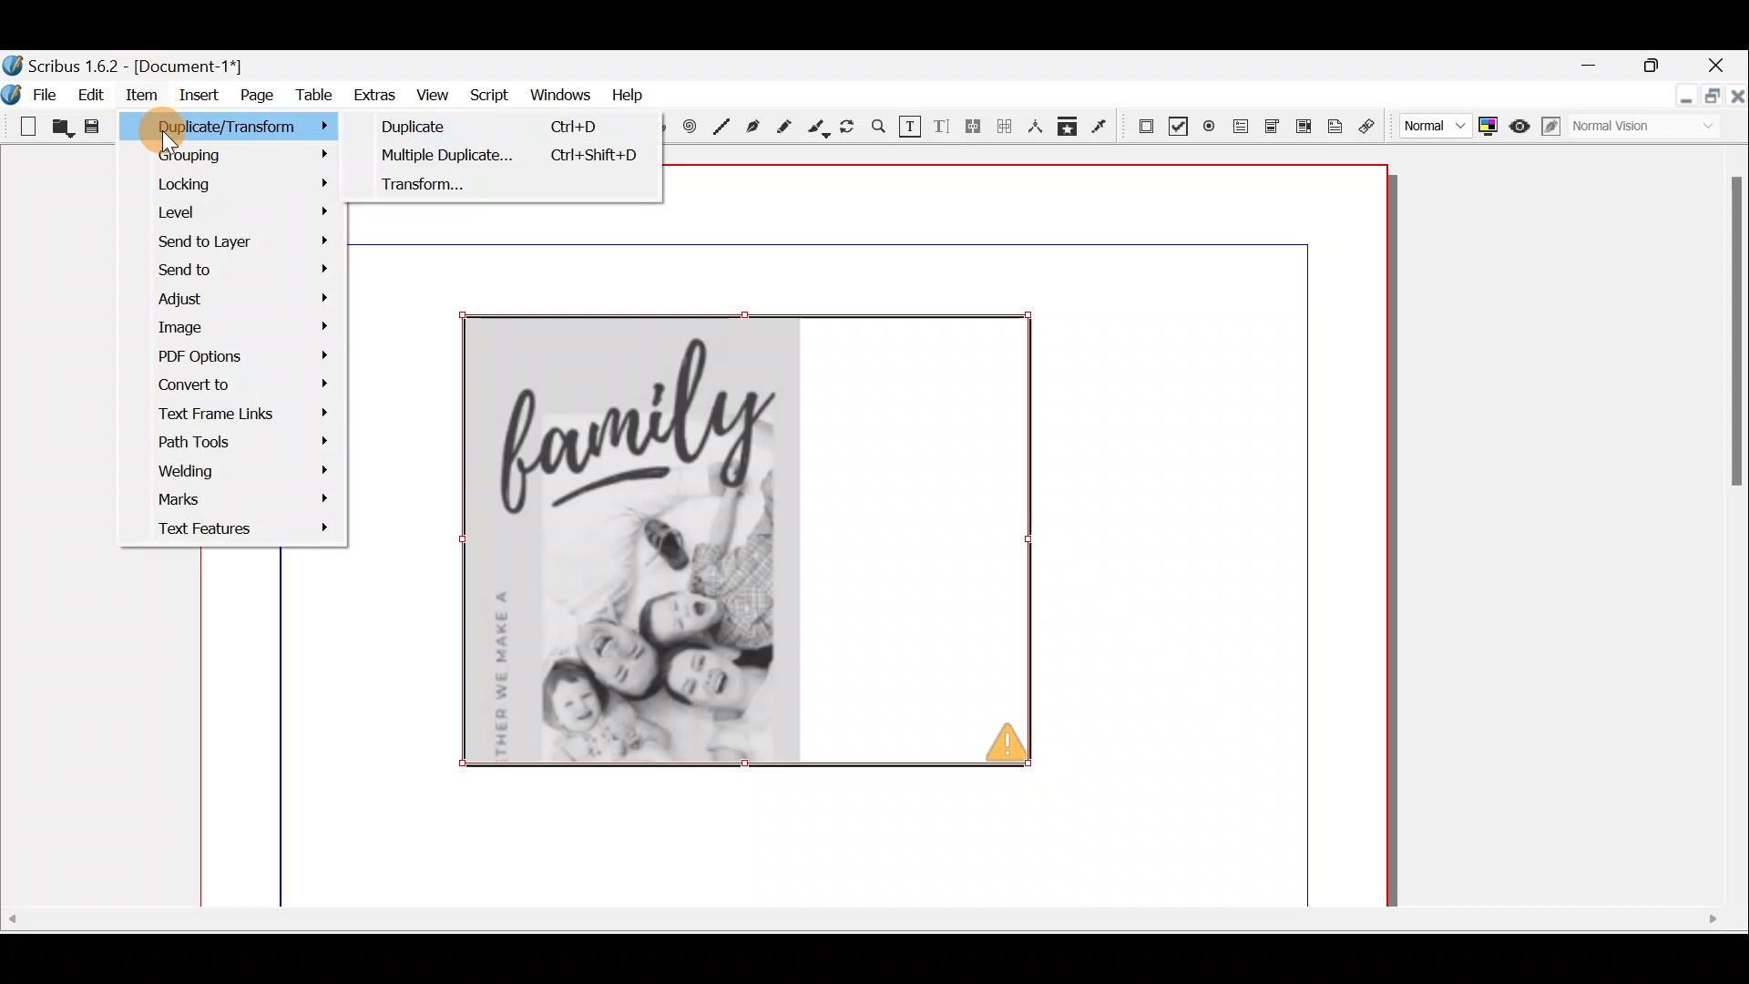 The height and width of the screenshot is (984, 1749). Describe the element at coordinates (556, 94) in the screenshot. I see `Windows` at that location.